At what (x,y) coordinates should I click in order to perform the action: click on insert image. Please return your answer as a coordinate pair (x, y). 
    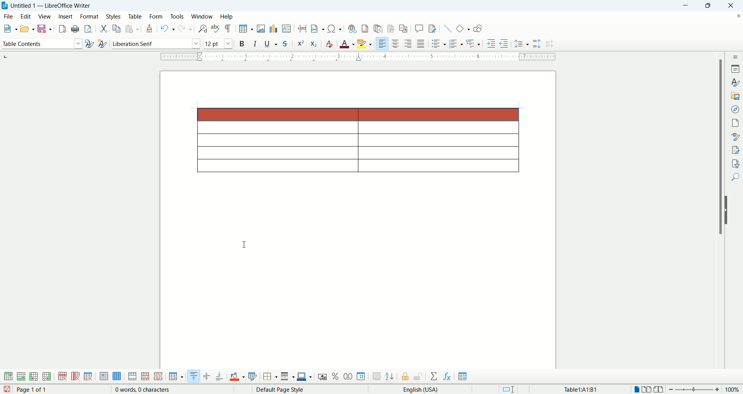
    Looking at the image, I should click on (262, 29).